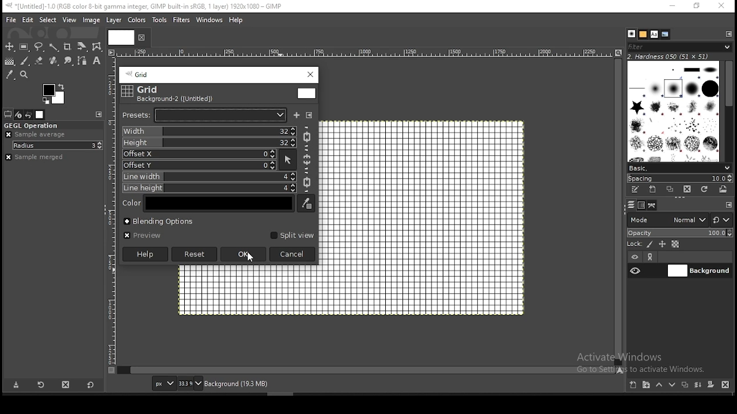 This screenshot has height=414, width=737. I want to click on restore to defaults, so click(92, 385).